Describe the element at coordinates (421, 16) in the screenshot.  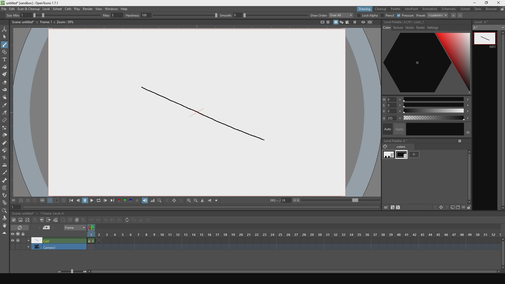
I see `preset` at that location.